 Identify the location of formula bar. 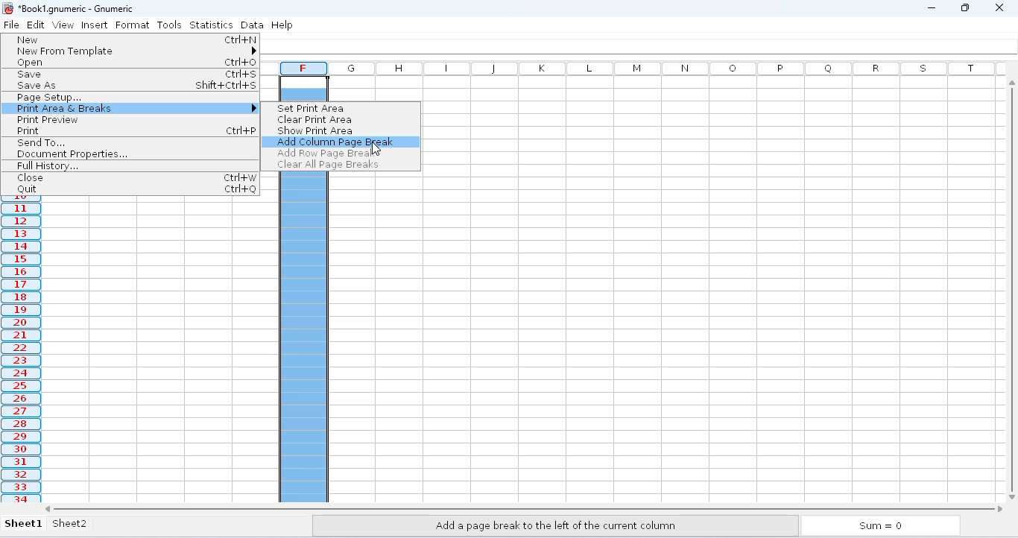
(643, 46).